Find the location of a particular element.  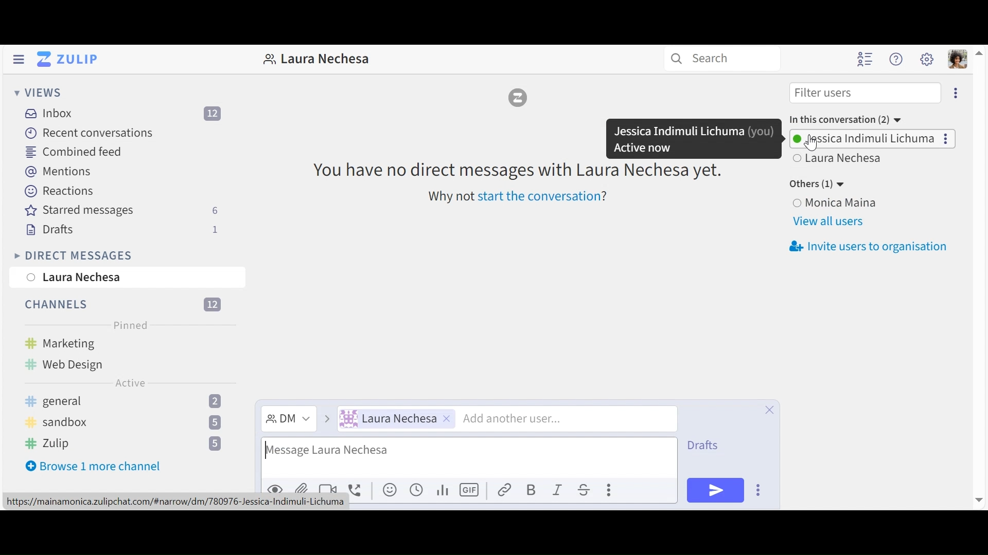

Personal menu is located at coordinates (959, 60).